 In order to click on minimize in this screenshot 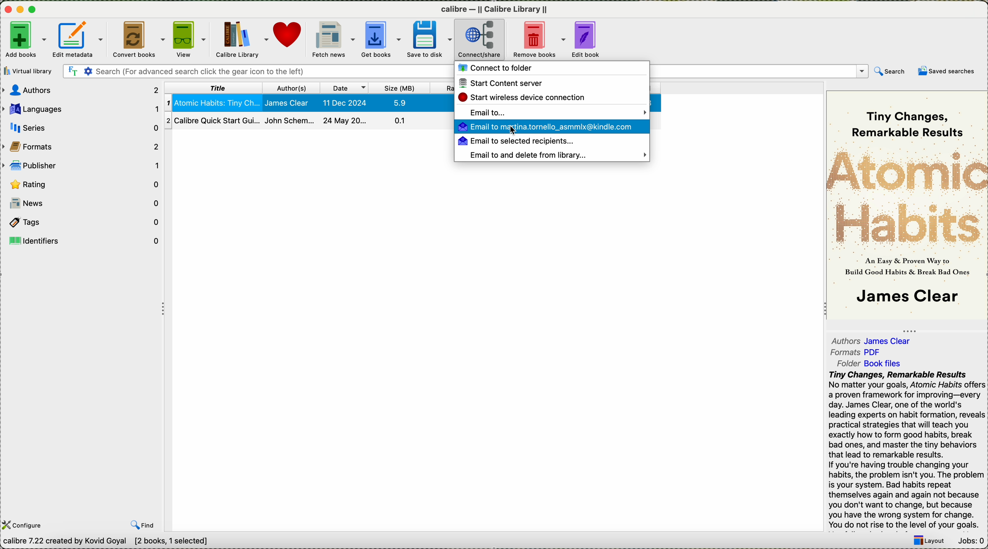, I will do `click(23, 10)`.